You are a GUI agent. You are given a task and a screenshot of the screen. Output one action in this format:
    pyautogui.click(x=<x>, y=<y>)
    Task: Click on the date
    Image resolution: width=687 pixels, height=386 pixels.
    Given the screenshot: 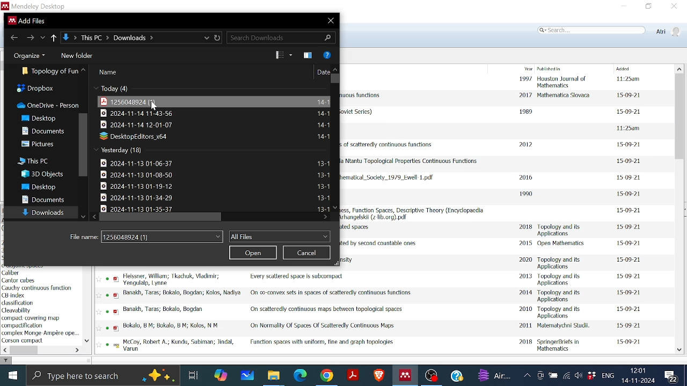 What is the action you would take?
    pyautogui.click(x=626, y=341)
    